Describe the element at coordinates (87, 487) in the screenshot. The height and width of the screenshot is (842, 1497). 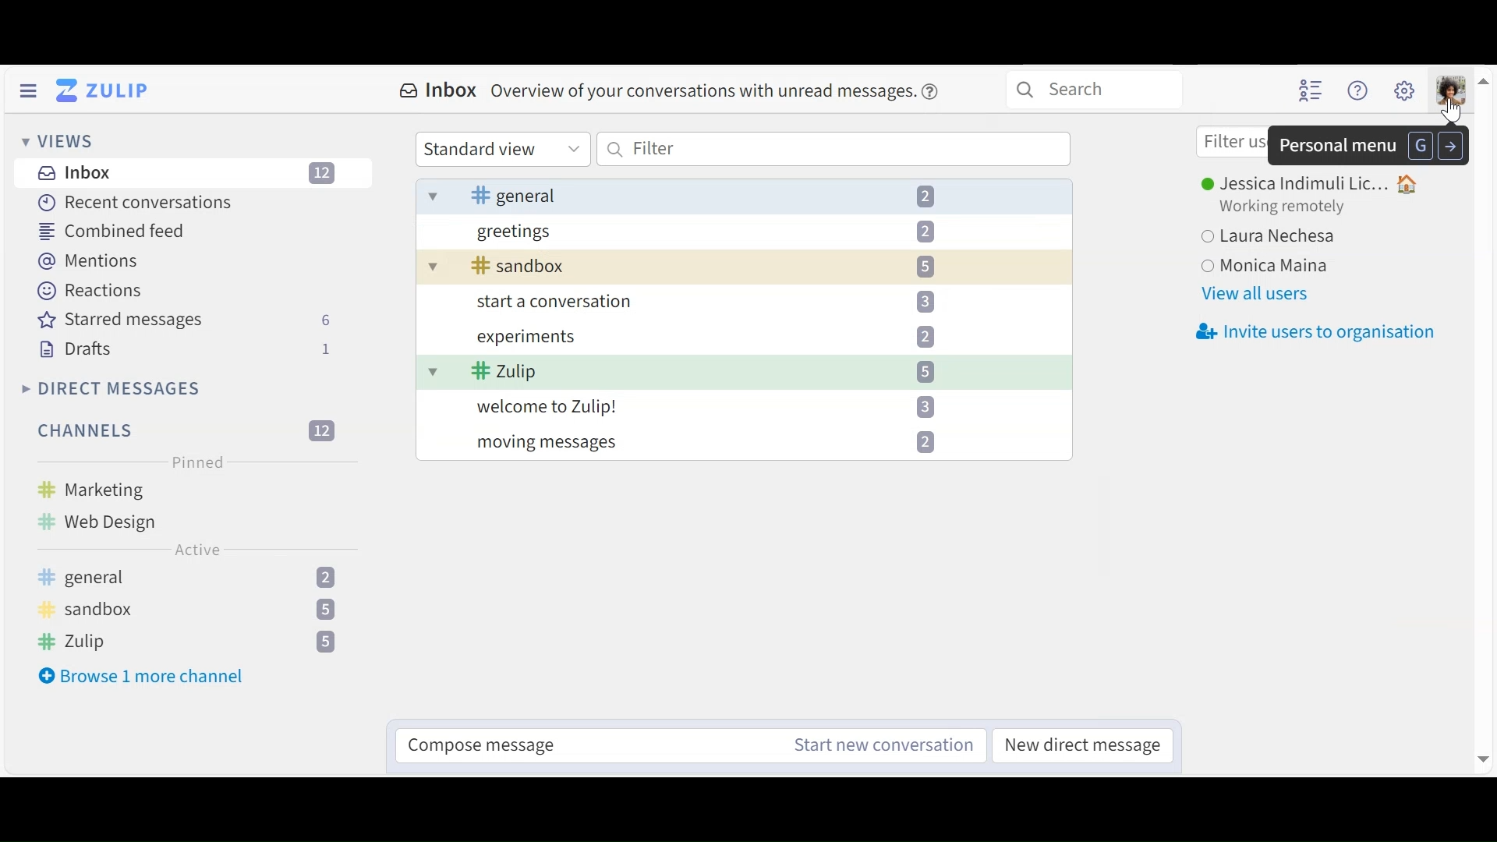
I see `Marketing` at that location.